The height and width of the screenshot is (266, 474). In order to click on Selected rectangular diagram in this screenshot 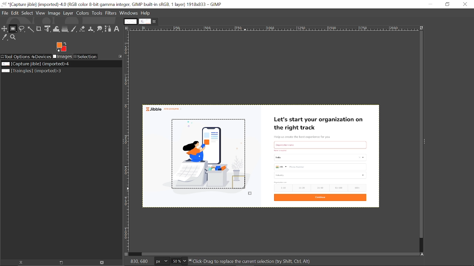, I will do `click(210, 154)`.